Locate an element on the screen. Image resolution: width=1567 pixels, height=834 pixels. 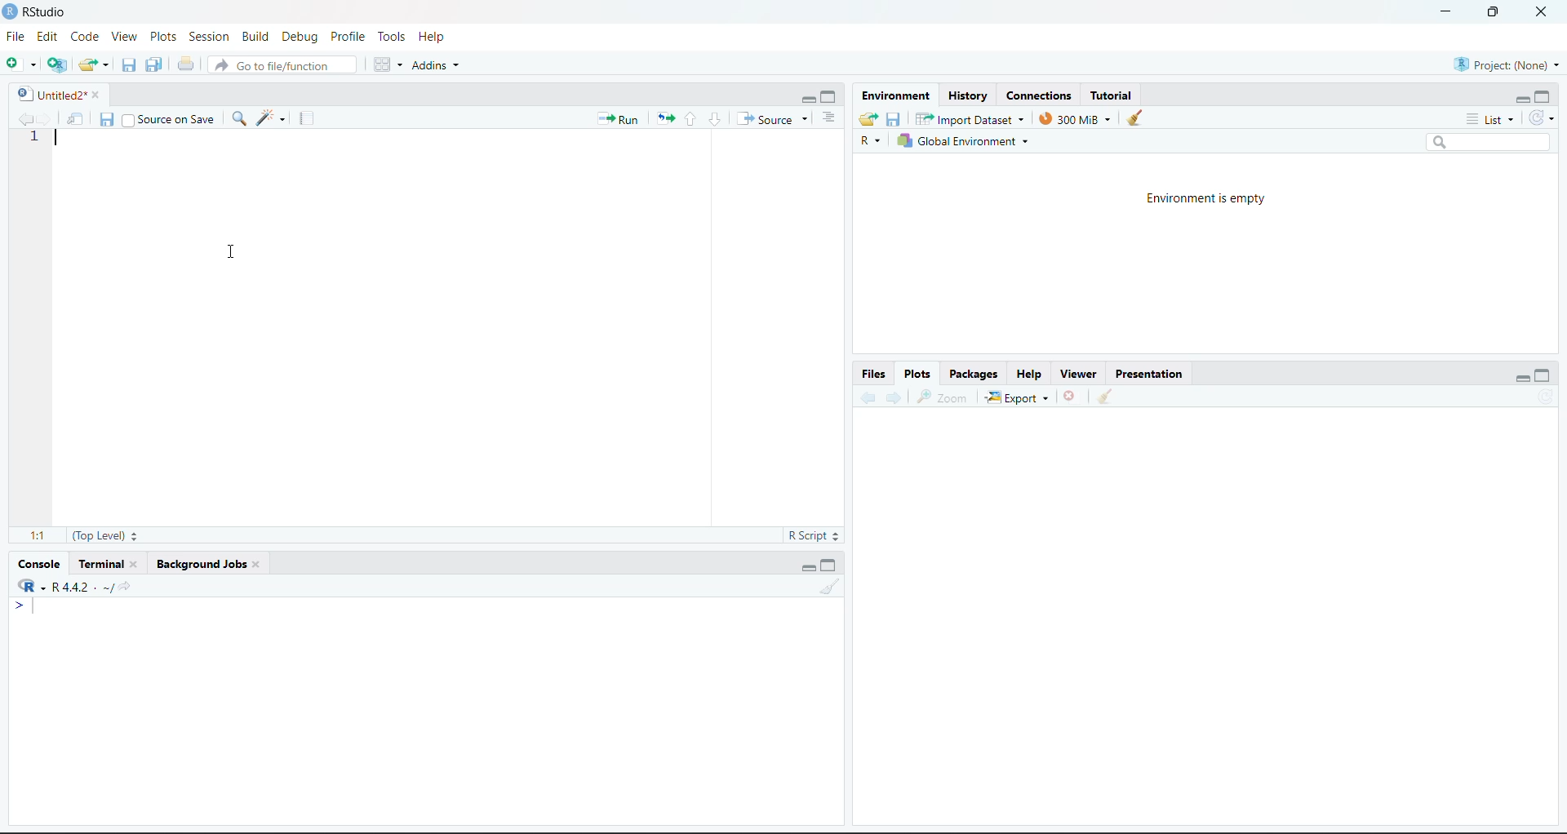
Files is located at coordinates (875, 375).